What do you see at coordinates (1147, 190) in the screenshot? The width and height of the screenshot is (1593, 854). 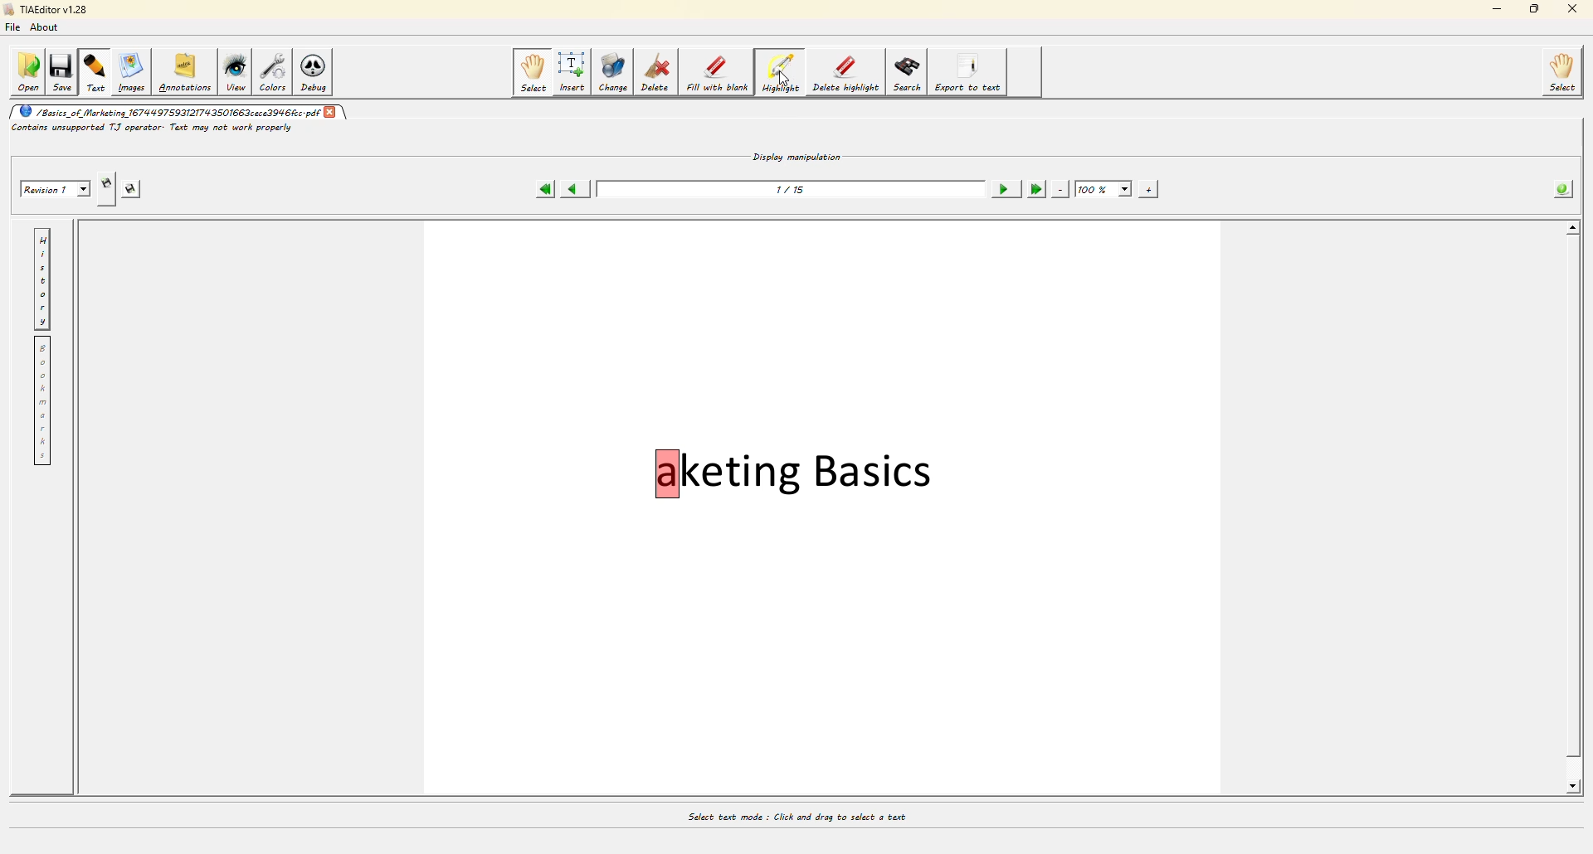 I see `zoom in` at bounding box center [1147, 190].